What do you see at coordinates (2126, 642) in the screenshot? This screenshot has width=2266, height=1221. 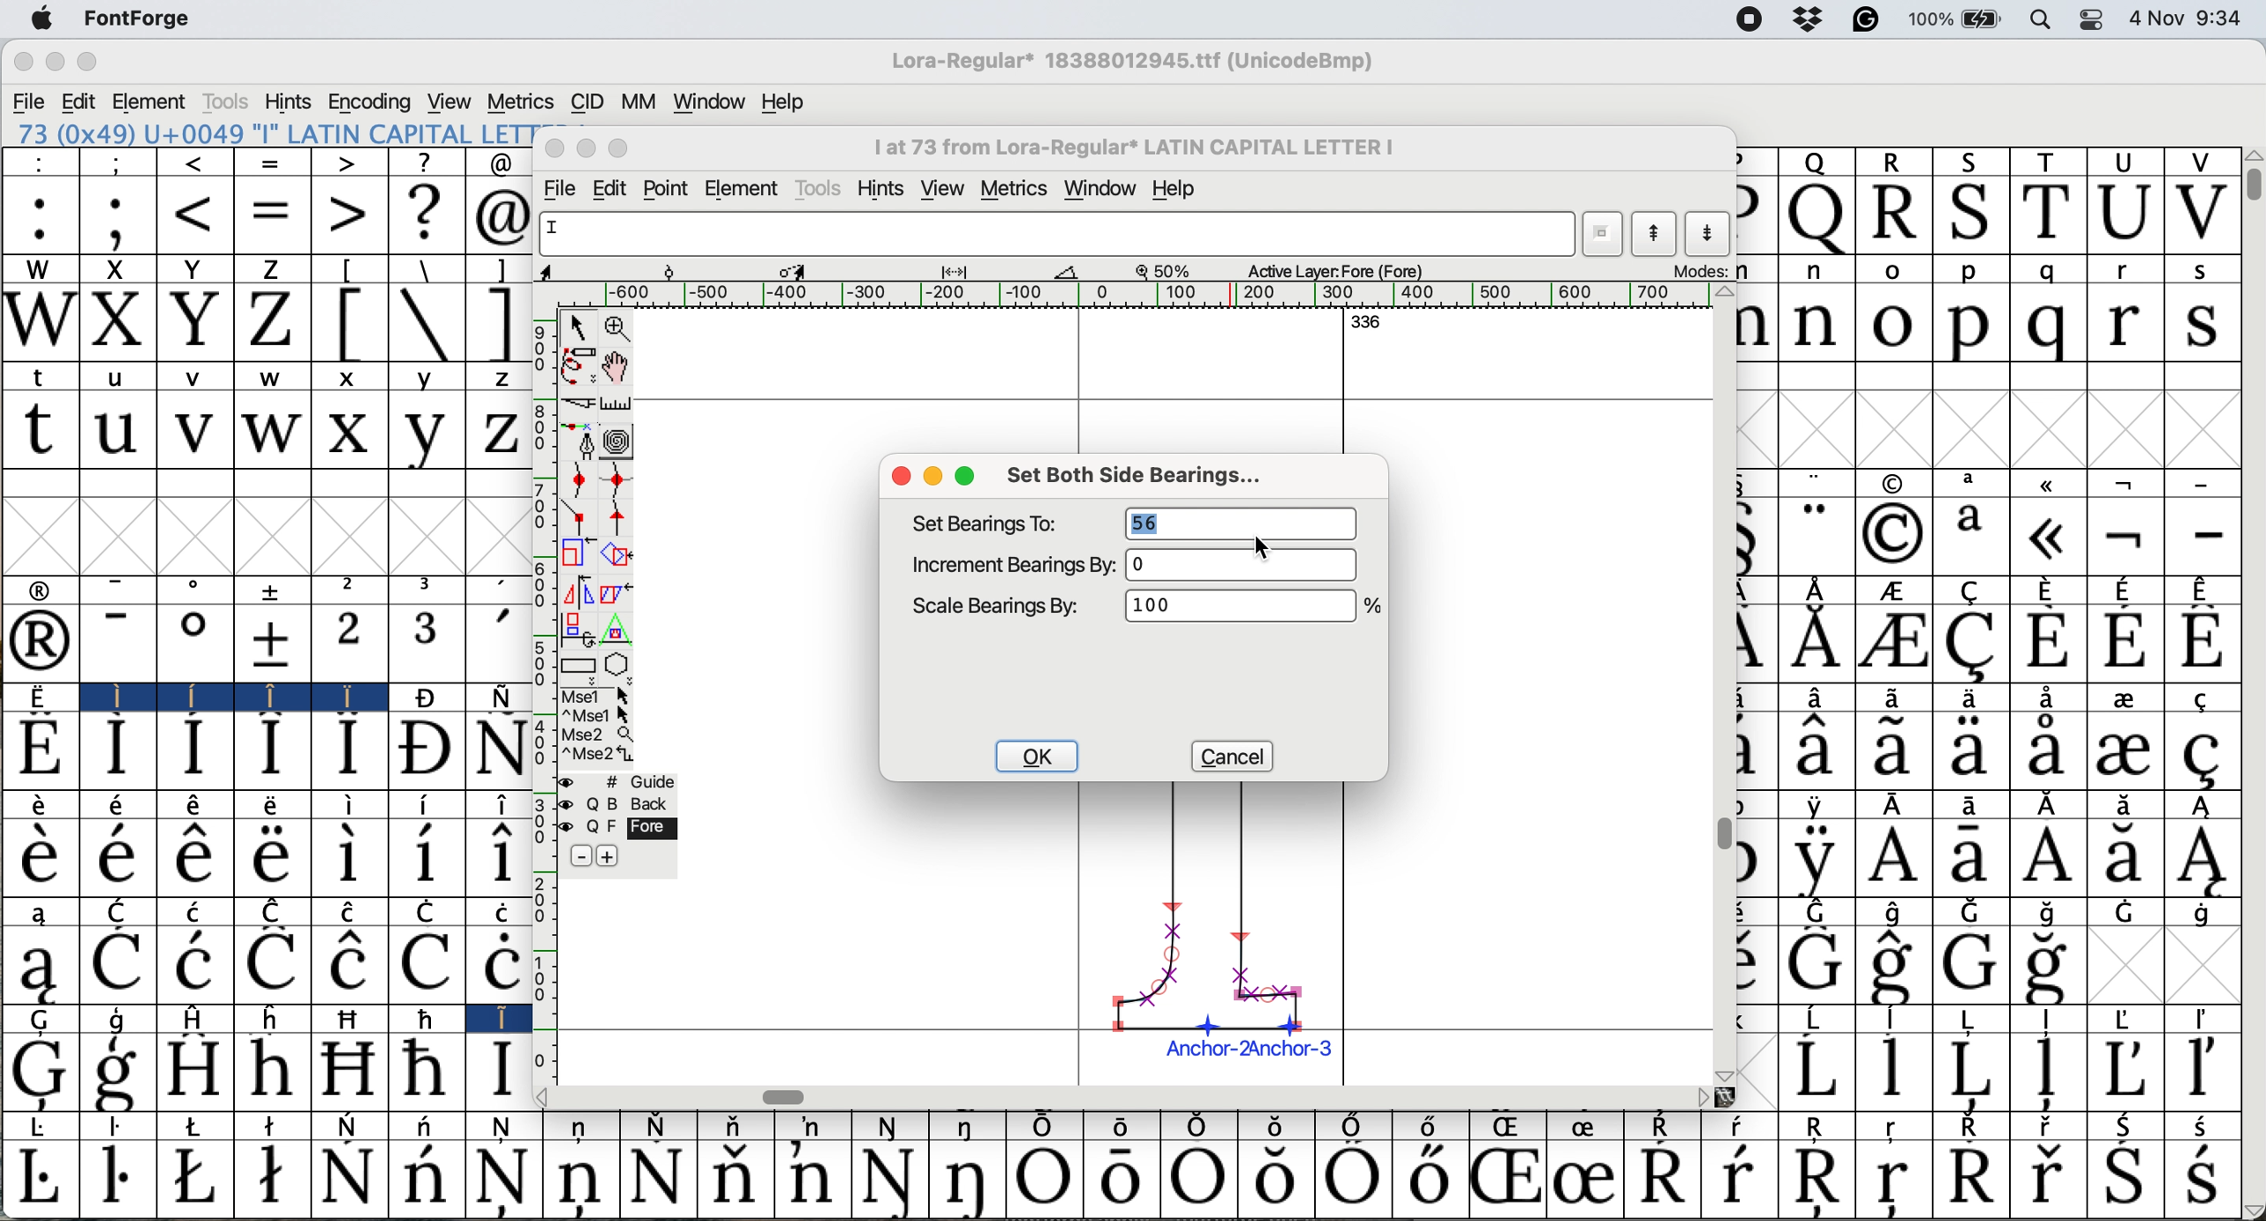 I see `Symbol` at bounding box center [2126, 642].